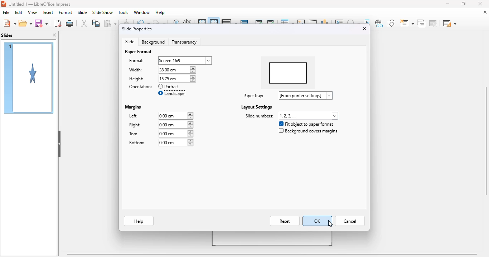 The width and height of the screenshot is (489, 257). I want to click on view, so click(32, 12).